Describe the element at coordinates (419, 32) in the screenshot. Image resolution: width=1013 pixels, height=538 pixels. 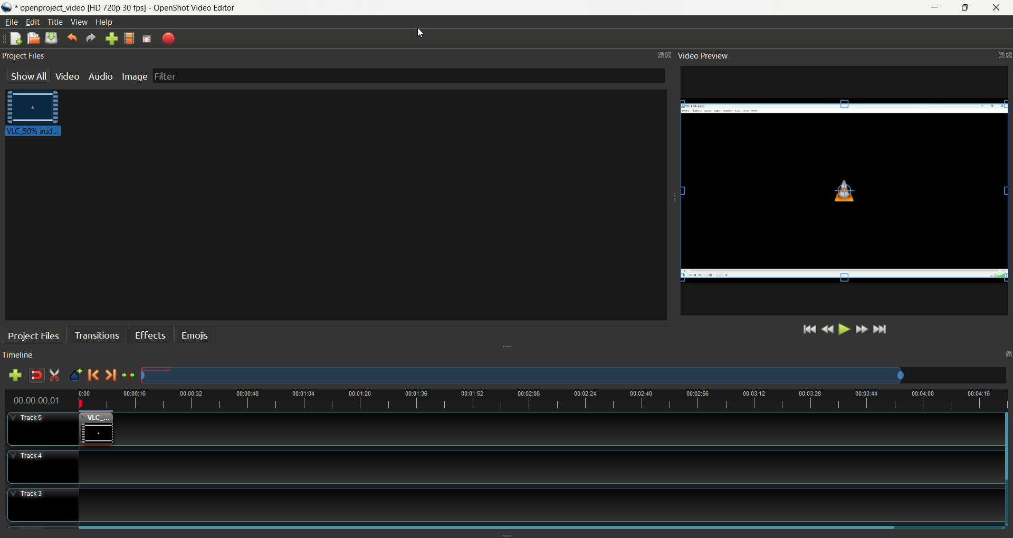
I see `cursor` at that location.